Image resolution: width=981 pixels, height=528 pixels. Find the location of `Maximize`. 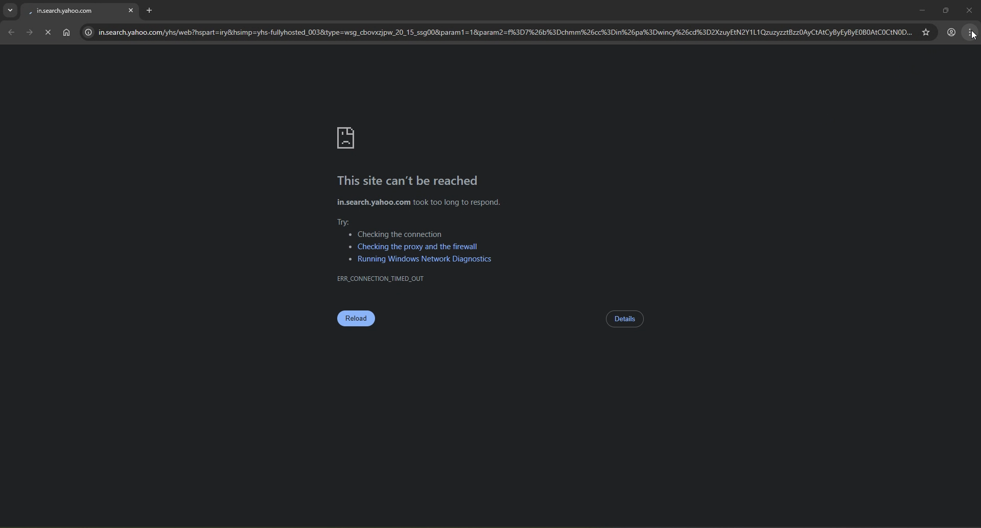

Maximize is located at coordinates (944, 8).